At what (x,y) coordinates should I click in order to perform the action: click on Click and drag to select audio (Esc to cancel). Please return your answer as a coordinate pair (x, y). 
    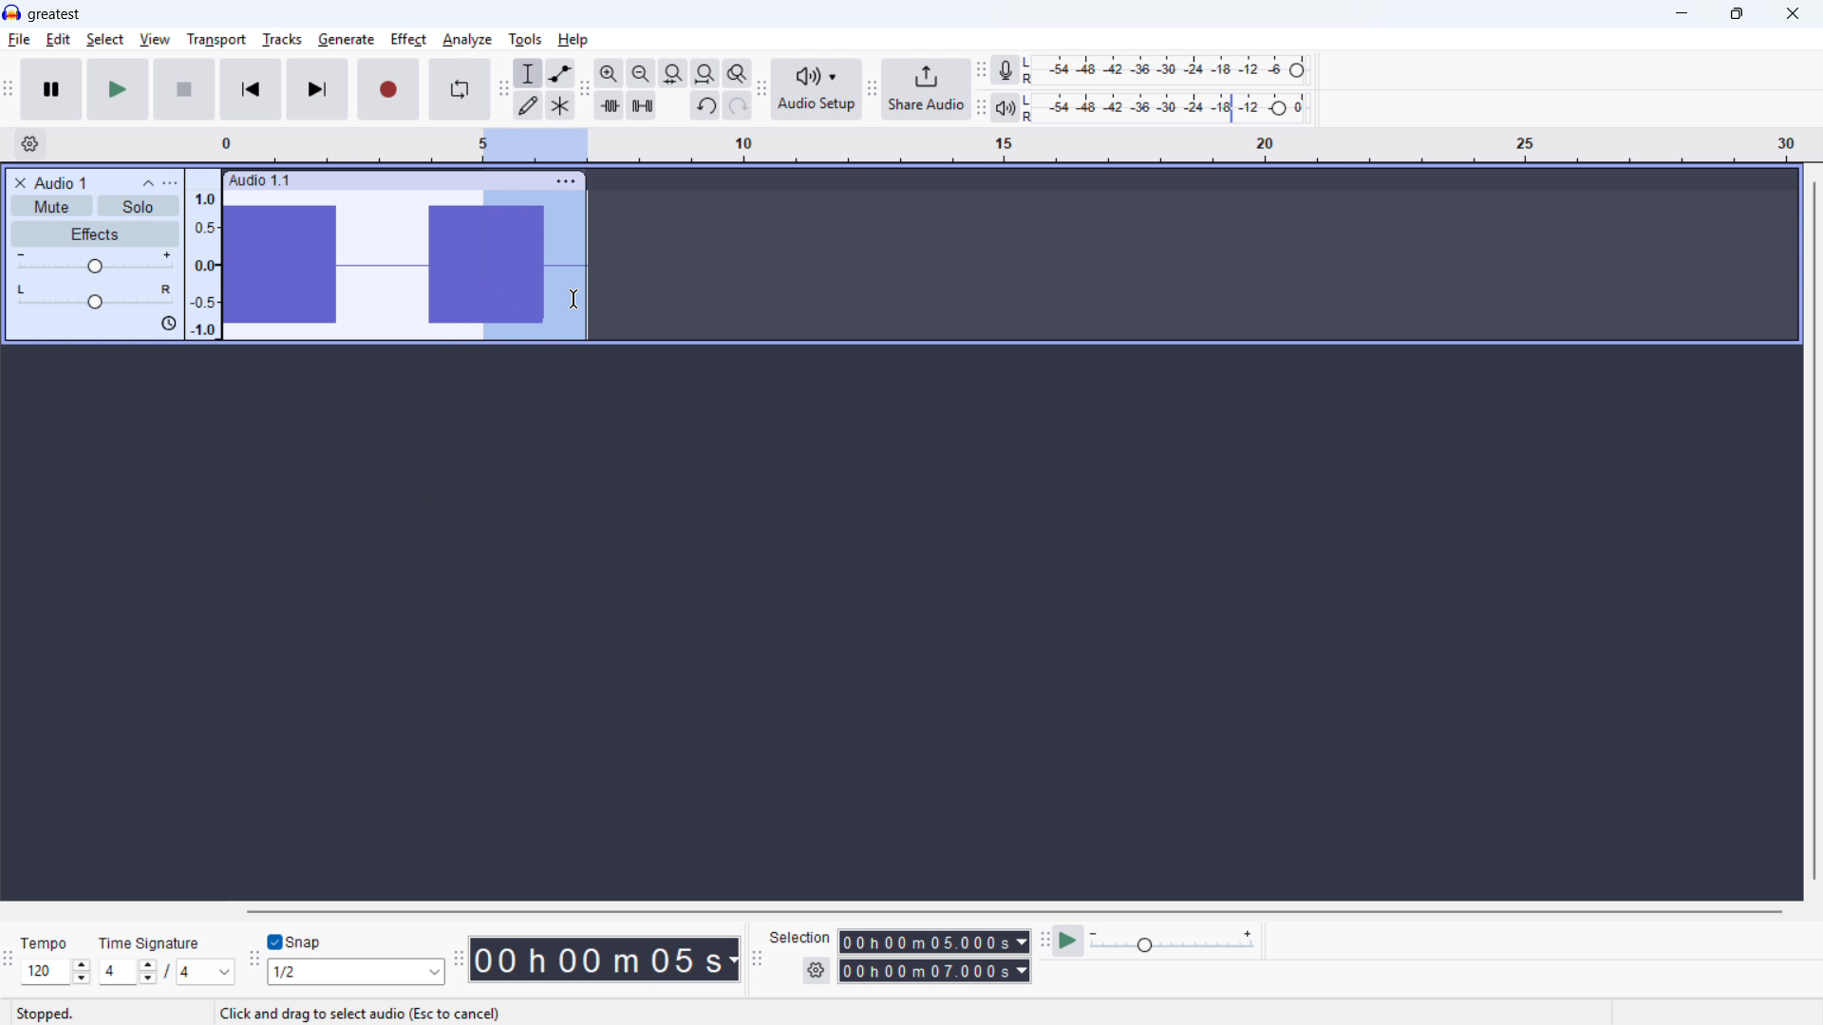
    Looking at the image, I should click on (362, 1015).